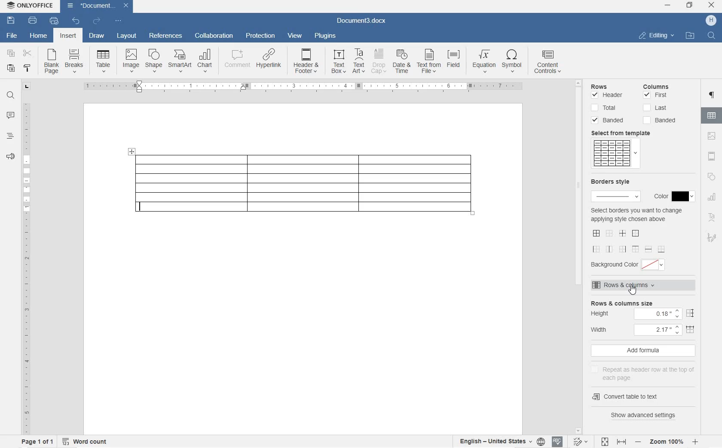 The height and width of the screenshot is (448, 722). Describe the element at coordinates (615, 154) in the screenshot. I see `template` at that location.